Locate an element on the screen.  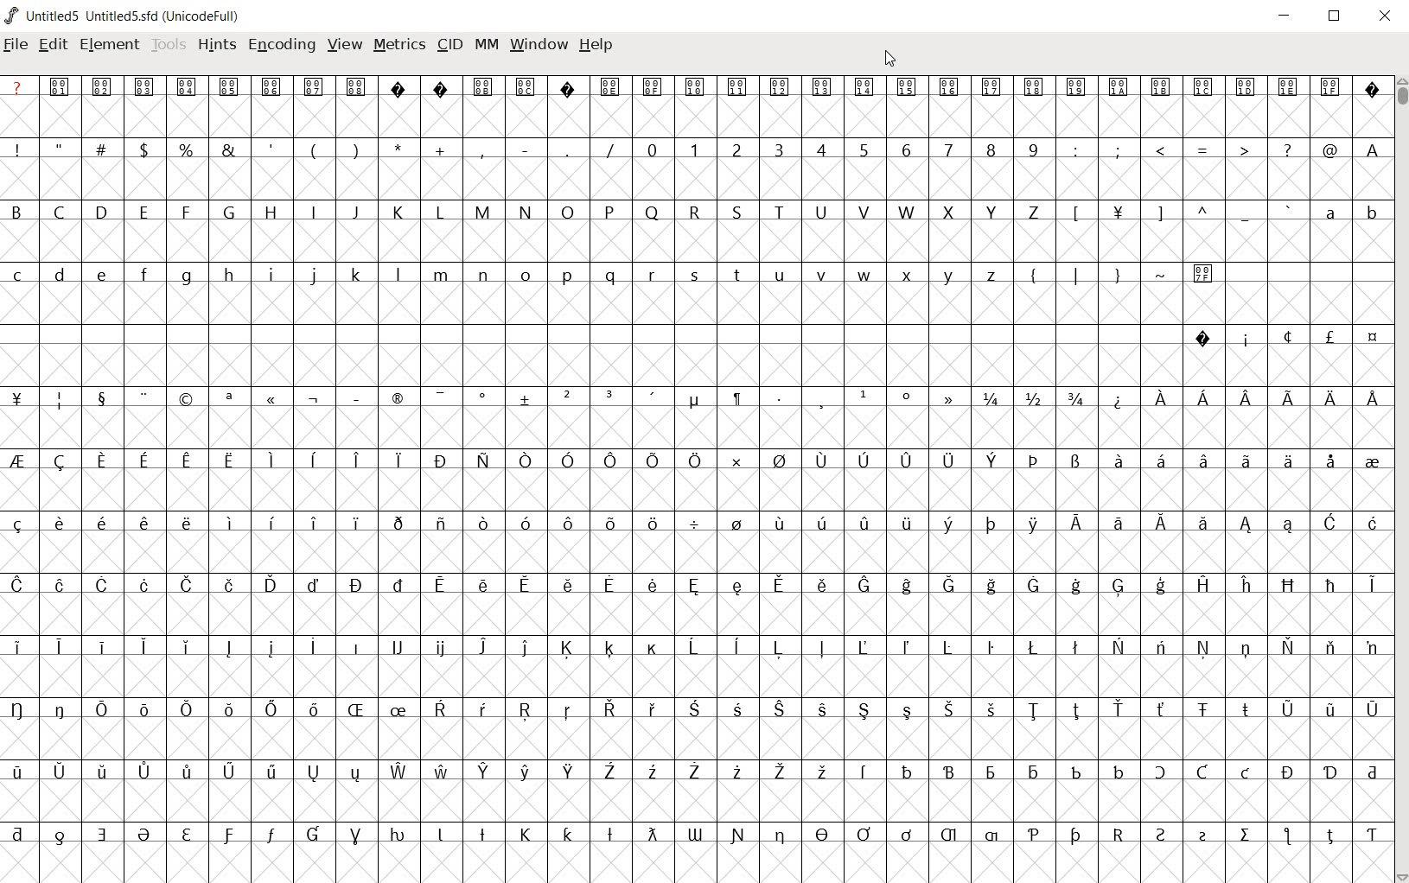
Symbol is located at coordinates (652, 463).